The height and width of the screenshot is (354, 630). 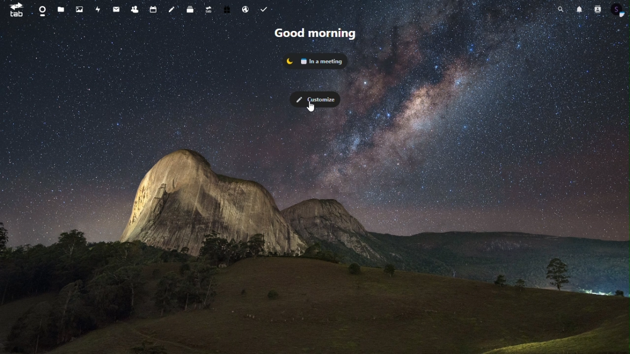 What do you see at coordinates (266, 9) in the screenshot?
I see `tasks` at bounding box center [266, 9].